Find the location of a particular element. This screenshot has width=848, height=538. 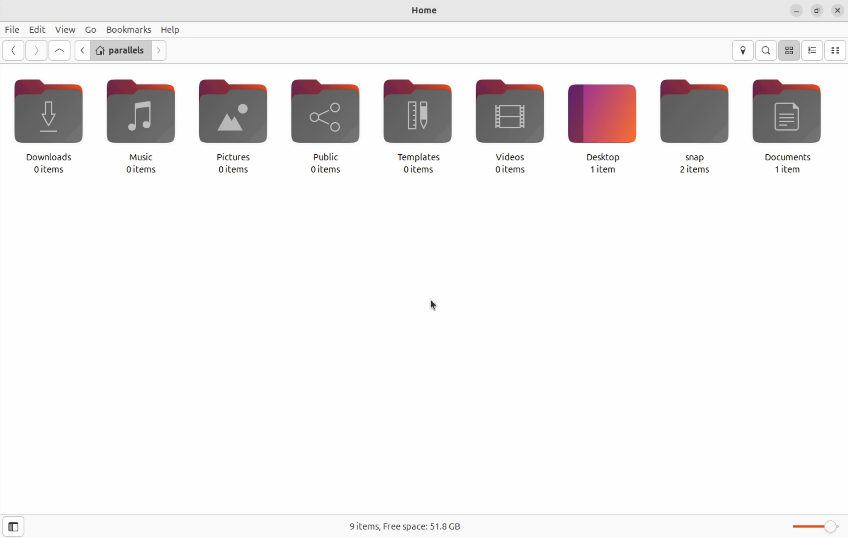

1 item is located at coordinates (786, 171).